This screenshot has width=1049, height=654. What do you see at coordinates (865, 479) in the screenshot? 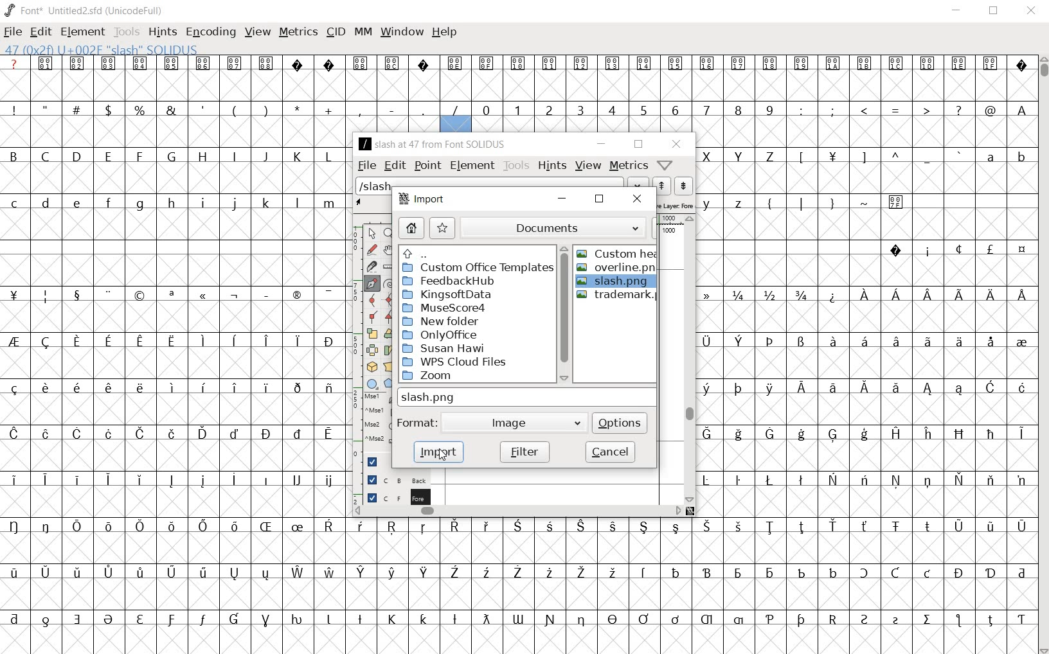
I see `special letters` at bounding box center [865, 479].